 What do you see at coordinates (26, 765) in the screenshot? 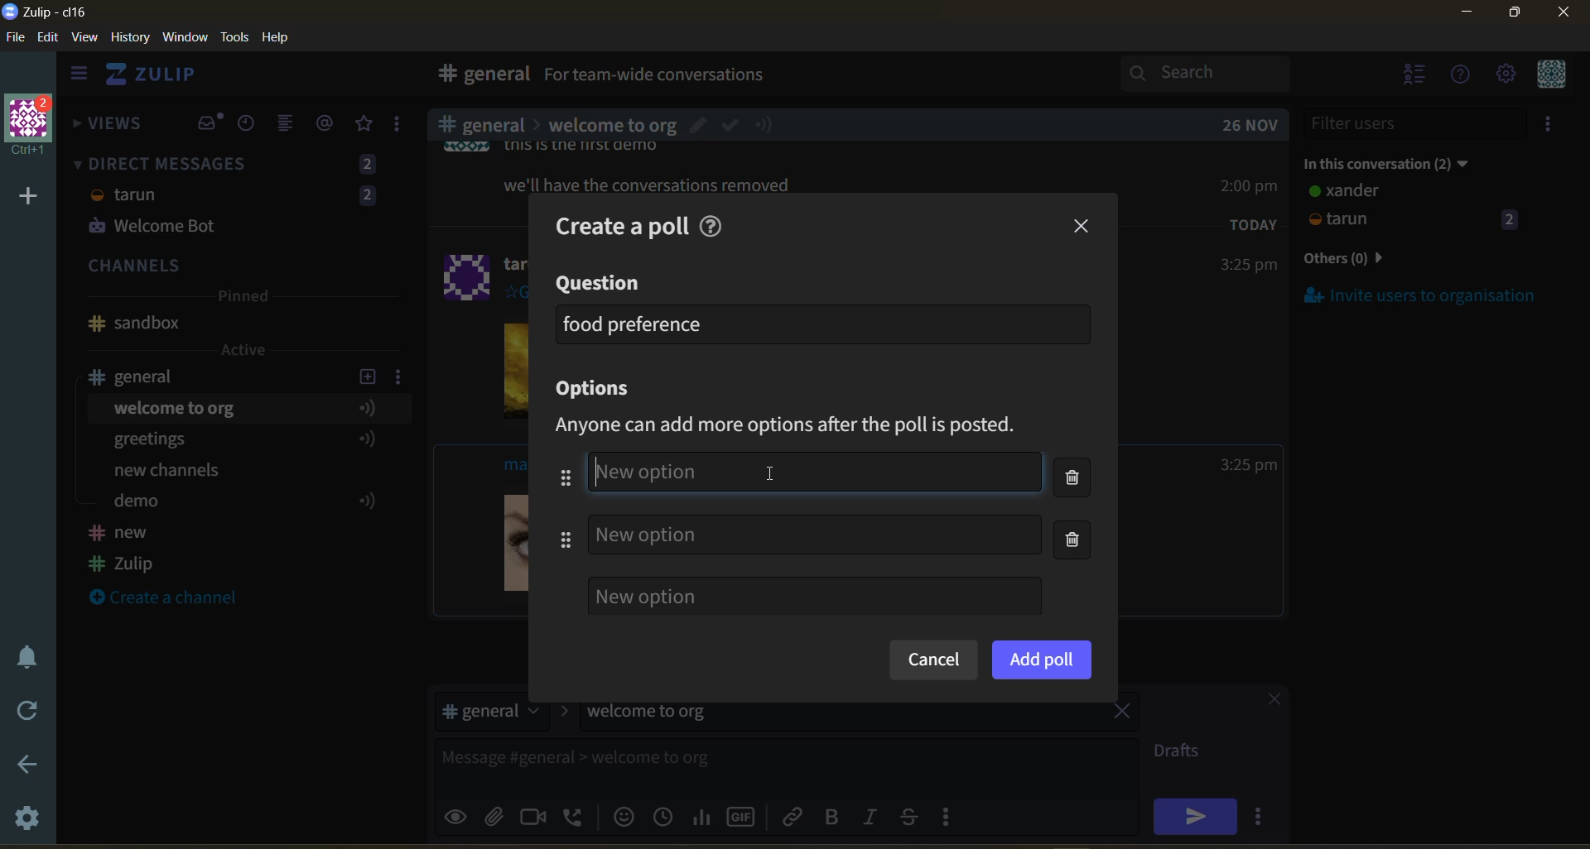
I see `go back` at bounding box center [26, 765].